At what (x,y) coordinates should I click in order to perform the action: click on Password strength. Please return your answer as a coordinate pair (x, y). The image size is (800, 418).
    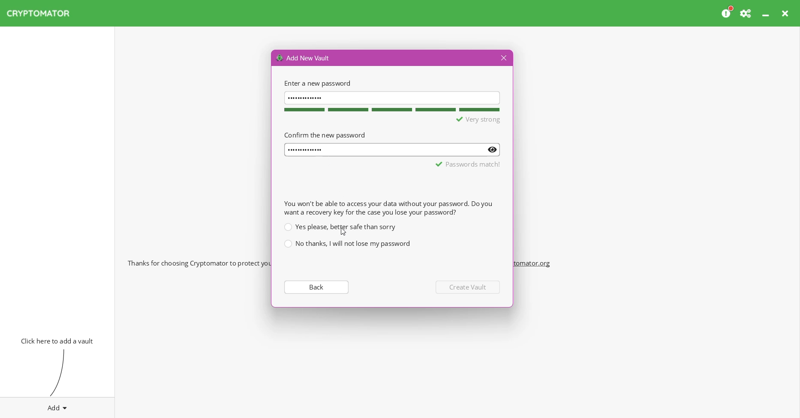
    Looking at the image, I should click on (391, 110).